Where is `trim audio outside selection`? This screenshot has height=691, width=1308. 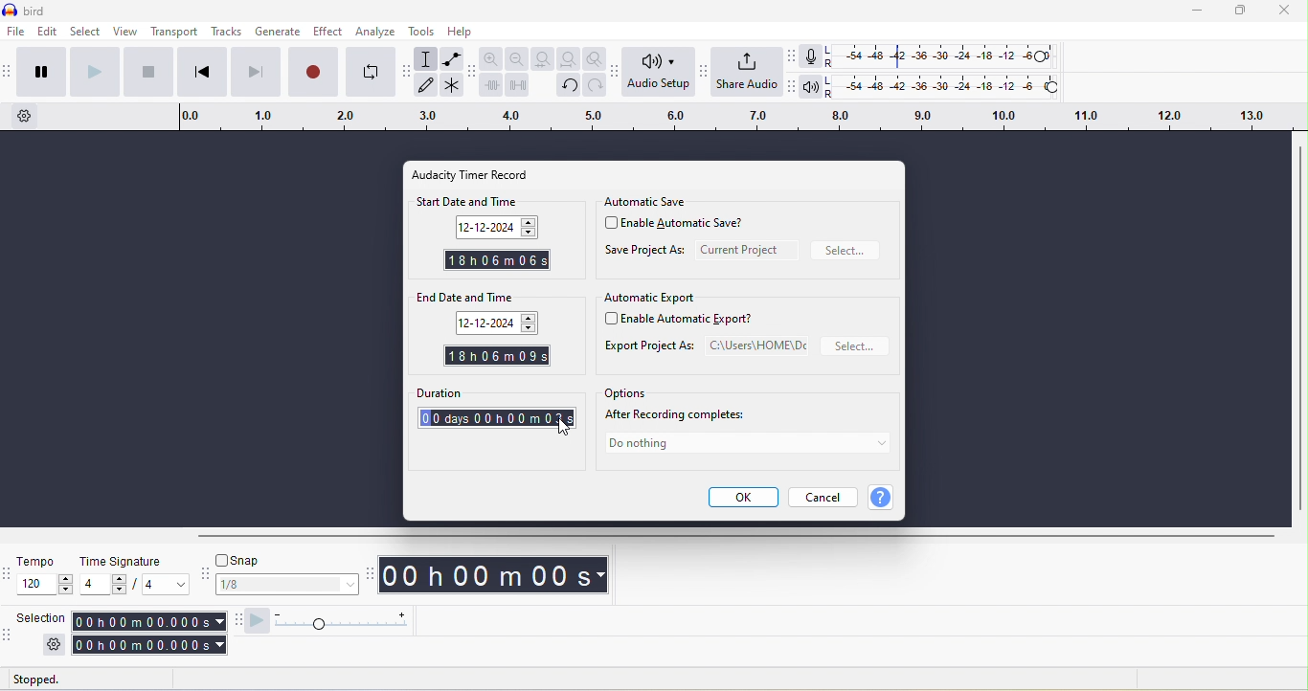 trim audio outside selection is located at coordinates (492, 87).